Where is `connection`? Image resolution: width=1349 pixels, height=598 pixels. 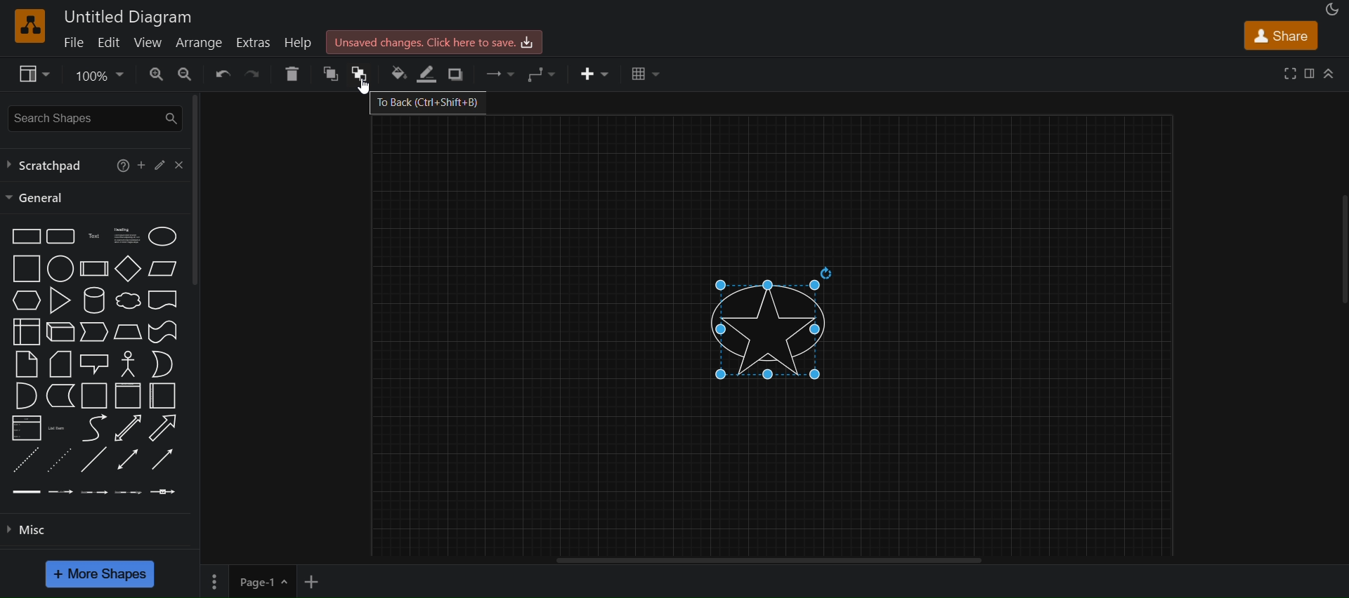 connection is located at coordinates (500, 75).